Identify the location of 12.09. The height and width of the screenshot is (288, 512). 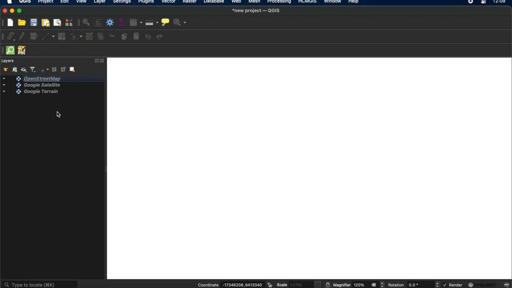
(501, 2).